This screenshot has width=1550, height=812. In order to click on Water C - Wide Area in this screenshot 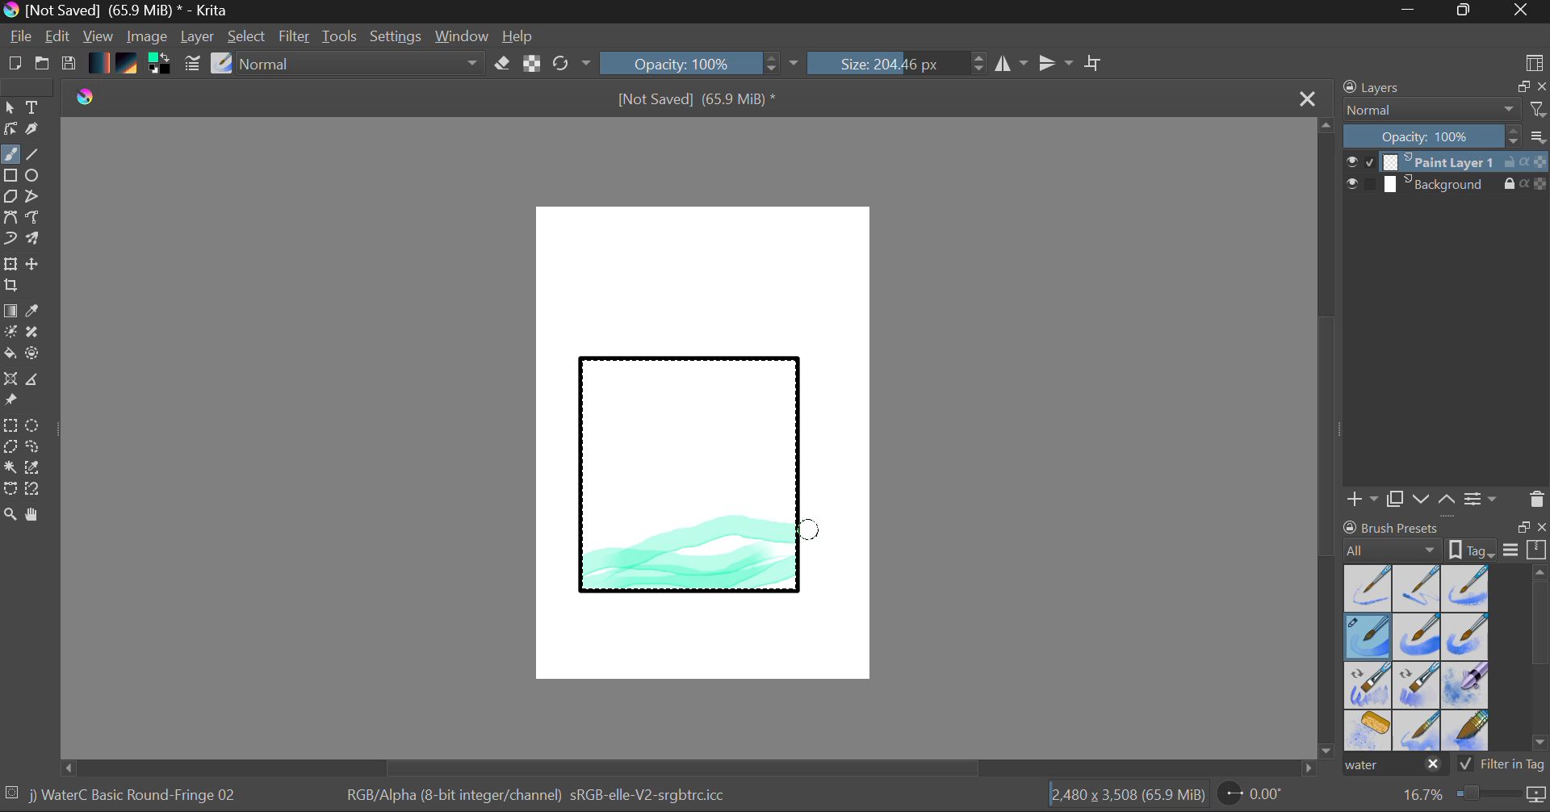, I will do `click(1468, 731)`.